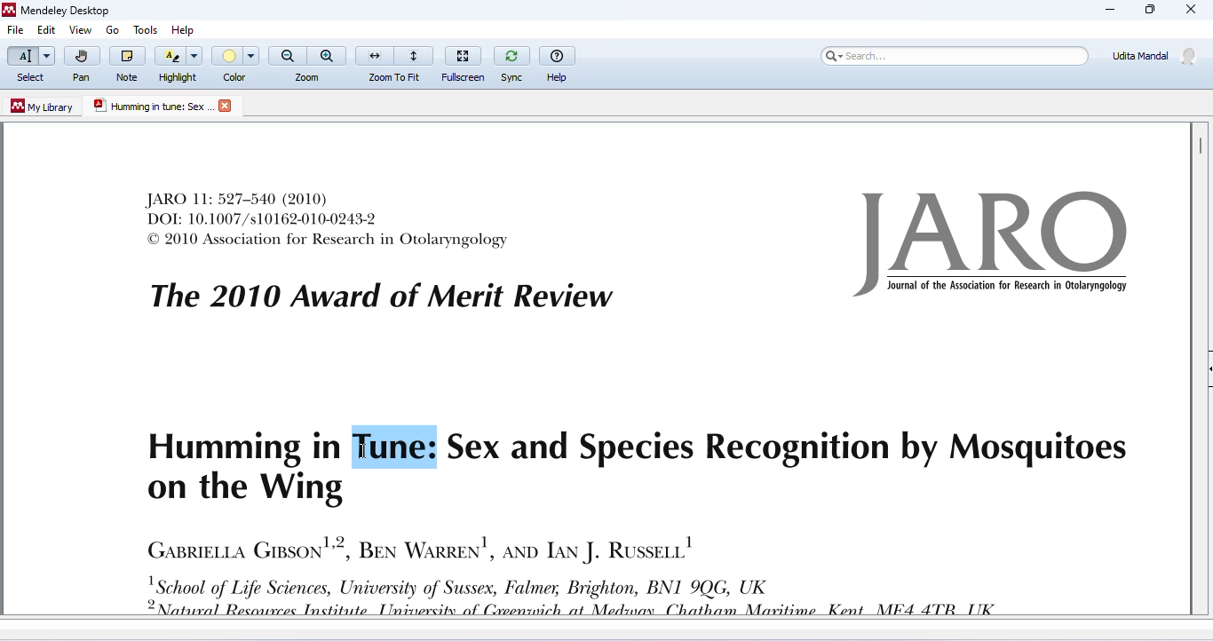  What do you see at coordinates (187, 27) in the screenshot?
I see `help` at bounding box center [187, 27].